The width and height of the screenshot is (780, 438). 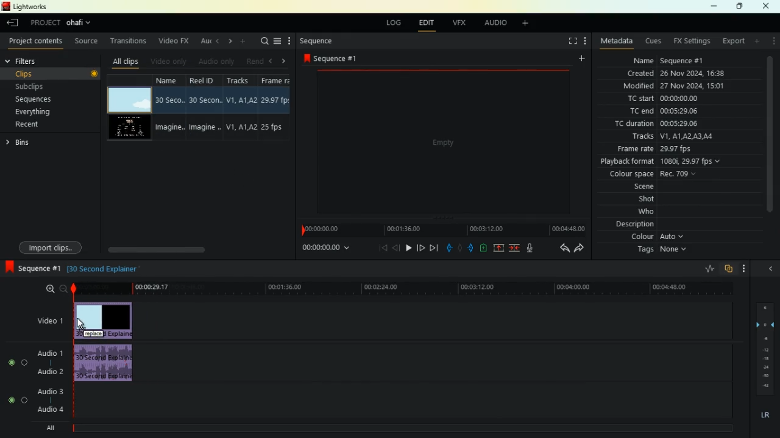 I want to click on end, so click(x=434, y=247).